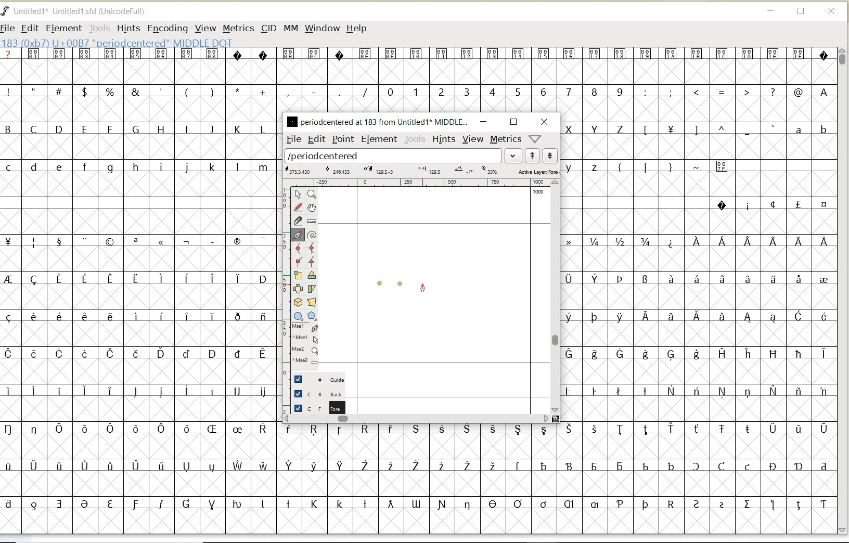 This screenshot has width=849, height=543. Describe the element at coordinates (63, 28) in the screenshot. I see `ELEMENT` at that location.